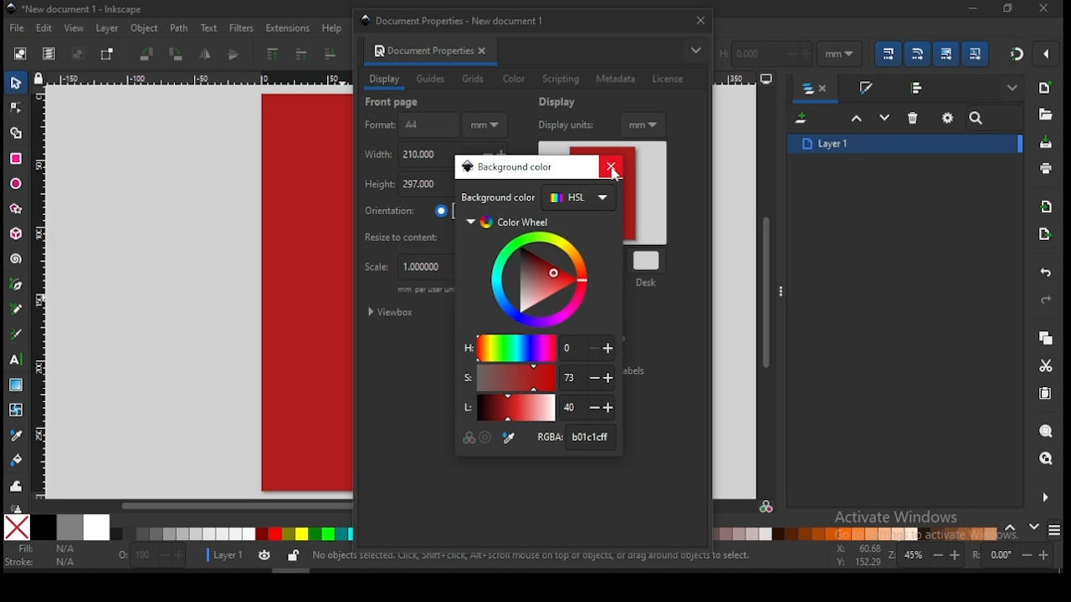 This screenshot has height=602, width=1071. Describe the element at coordinates (1046, 301) in the screenshot. I see `redo` at that location.